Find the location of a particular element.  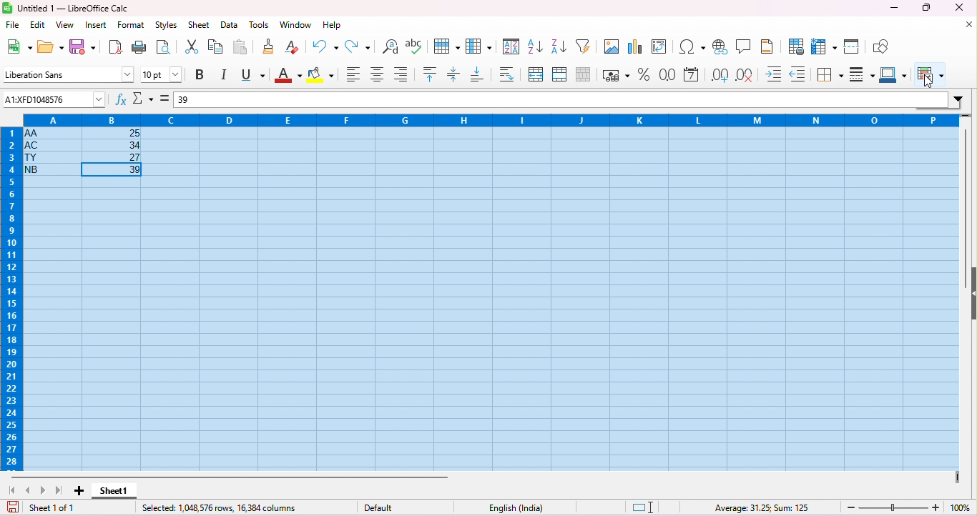

insert hyperlink is located at coordinates (720, 46).